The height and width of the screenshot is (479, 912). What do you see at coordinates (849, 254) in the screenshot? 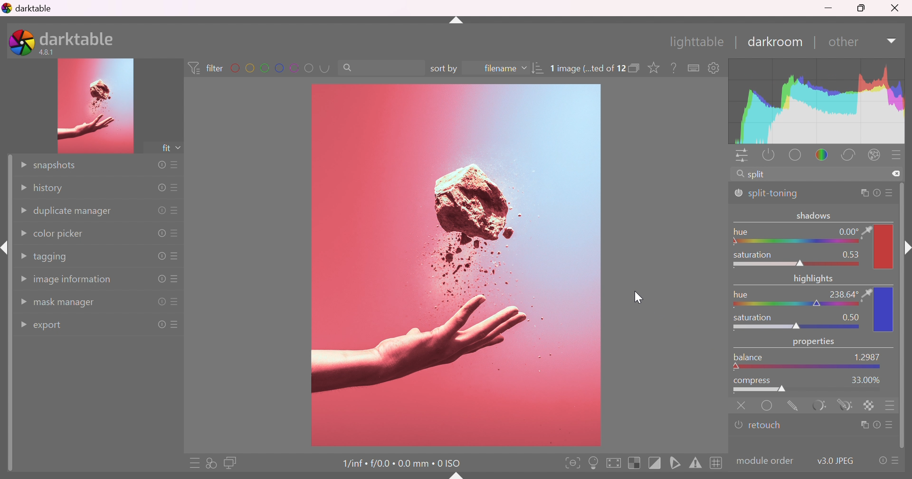
I see `0.53` at bounding box center [849, 254].